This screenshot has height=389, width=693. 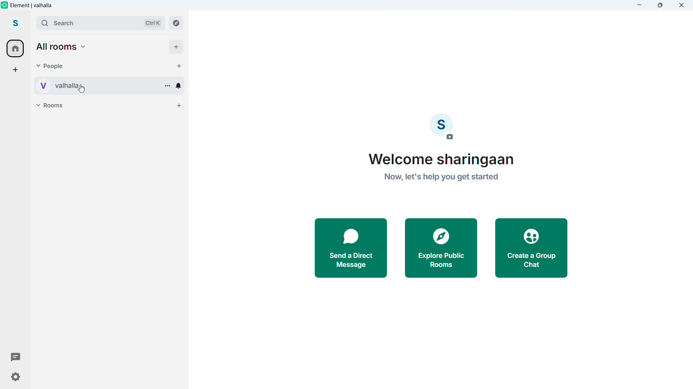 What do you see at coordinates (532, 248) in the screenshot?
I see `create a group chat` at bounding box center [532, 248].